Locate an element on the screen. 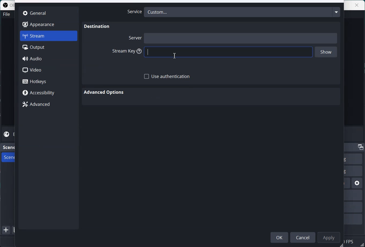 Image resolution: width=365 pixels, height=247 pixels. Hotkeys is located at coordinates (49, 81).